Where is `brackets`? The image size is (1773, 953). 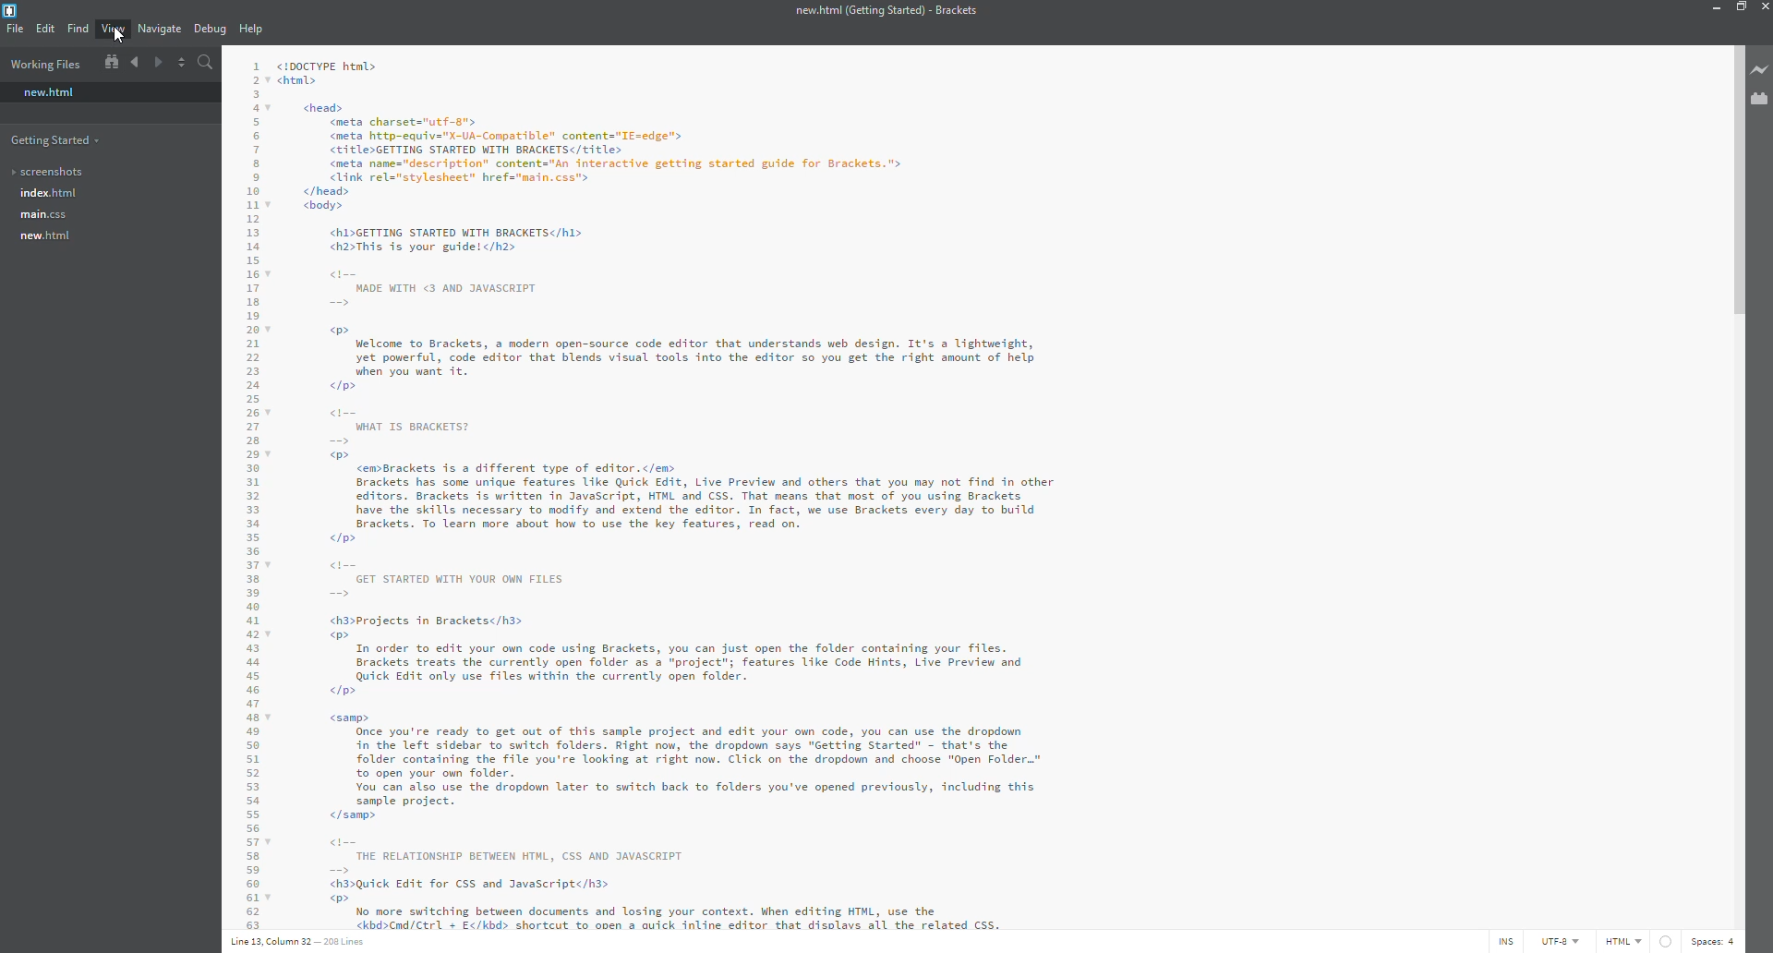
brackets is located at coordinates (14, 11).